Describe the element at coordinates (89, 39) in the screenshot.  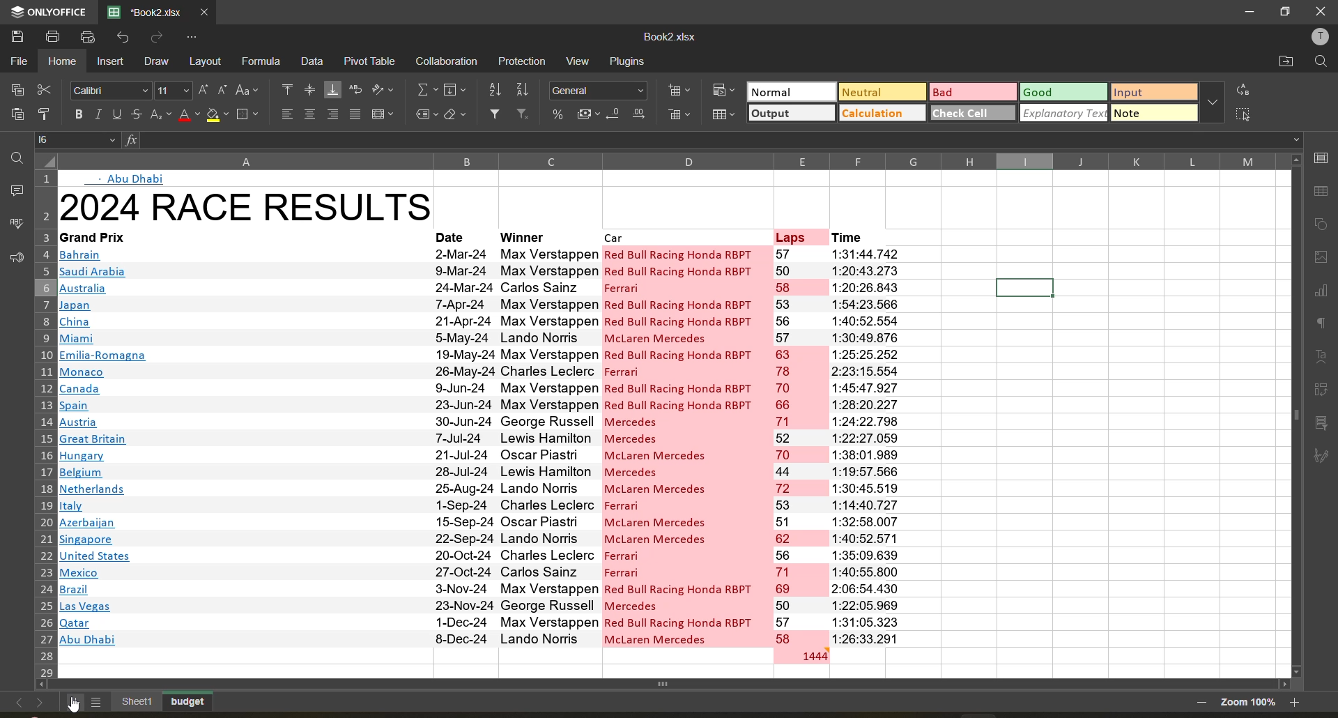
I see `quick print` at that location.